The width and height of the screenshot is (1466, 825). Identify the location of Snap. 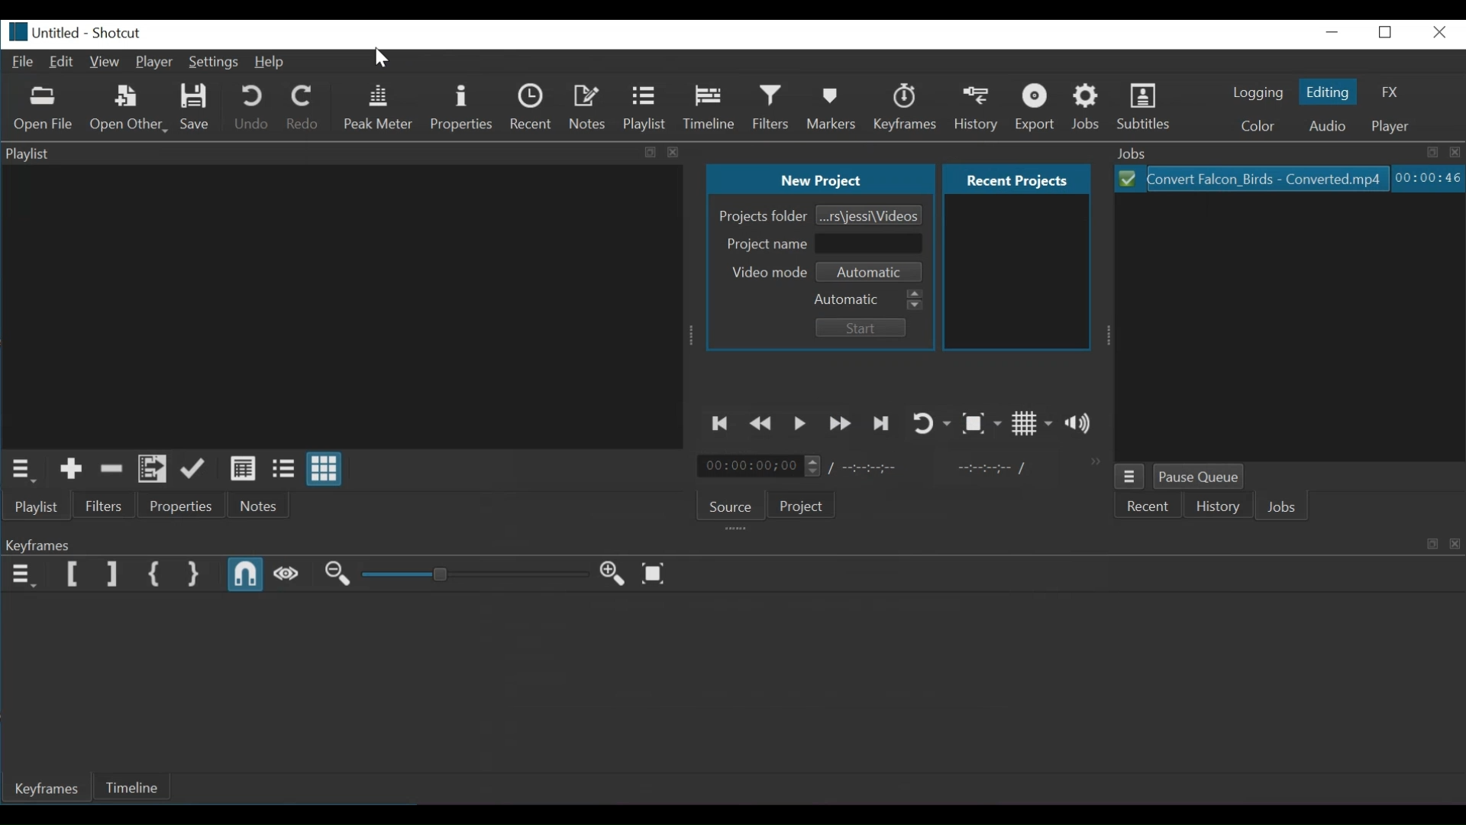
(246, 575).